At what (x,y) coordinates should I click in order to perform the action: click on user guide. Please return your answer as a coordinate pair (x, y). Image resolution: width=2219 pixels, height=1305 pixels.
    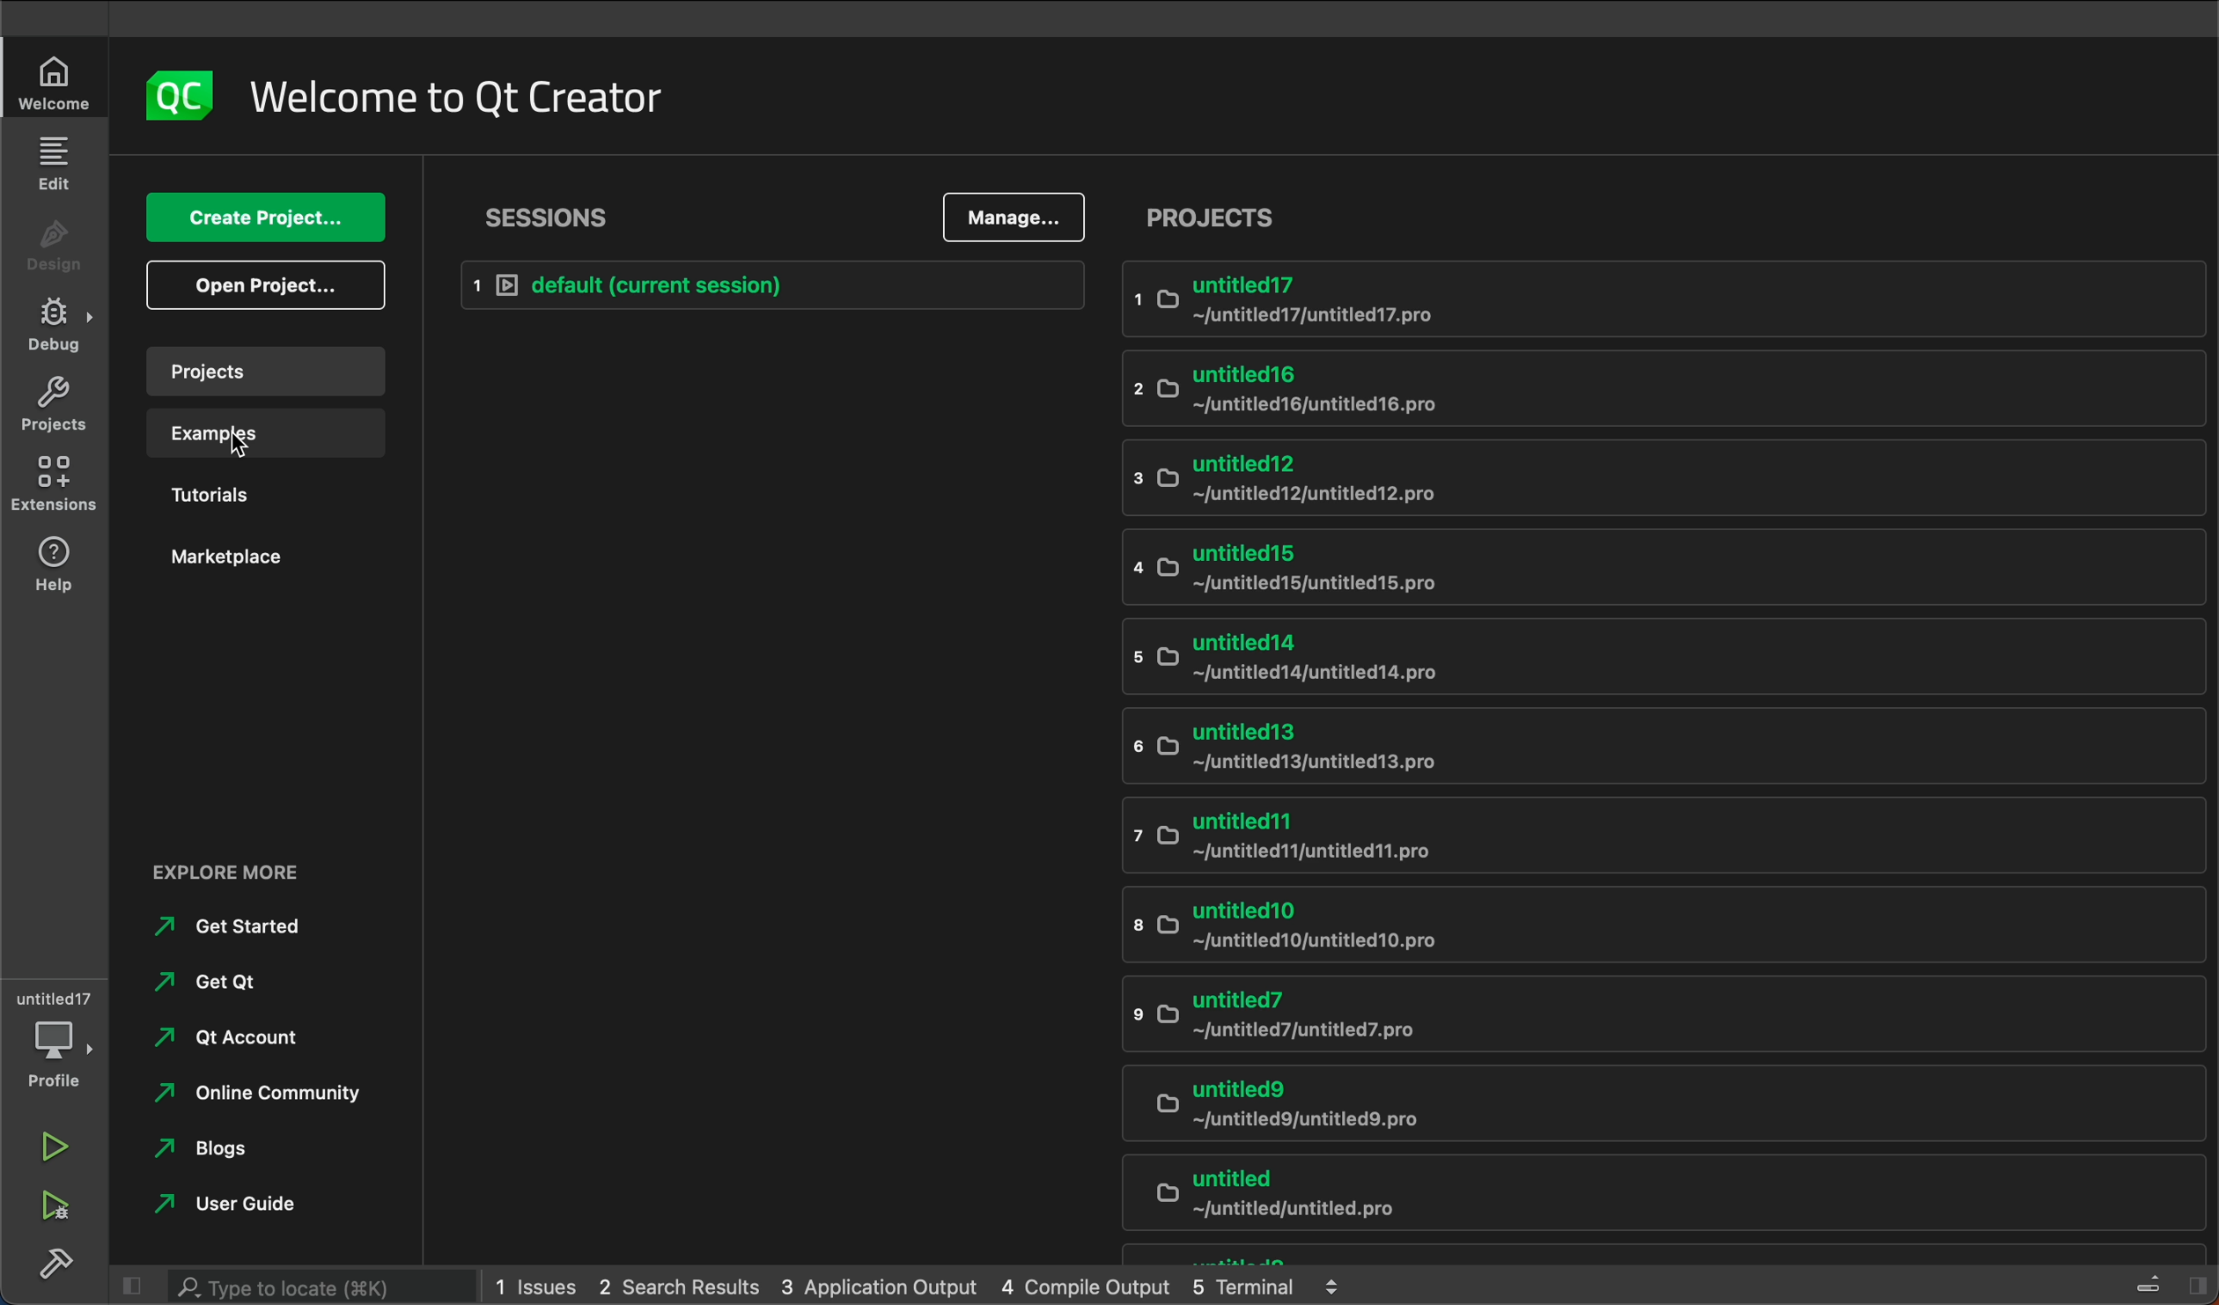
    Looking at the image, I should click on (275, 1206).